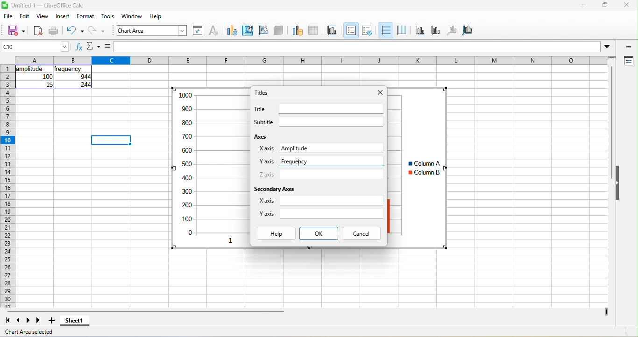  I want to click on print, so click(54, 31).